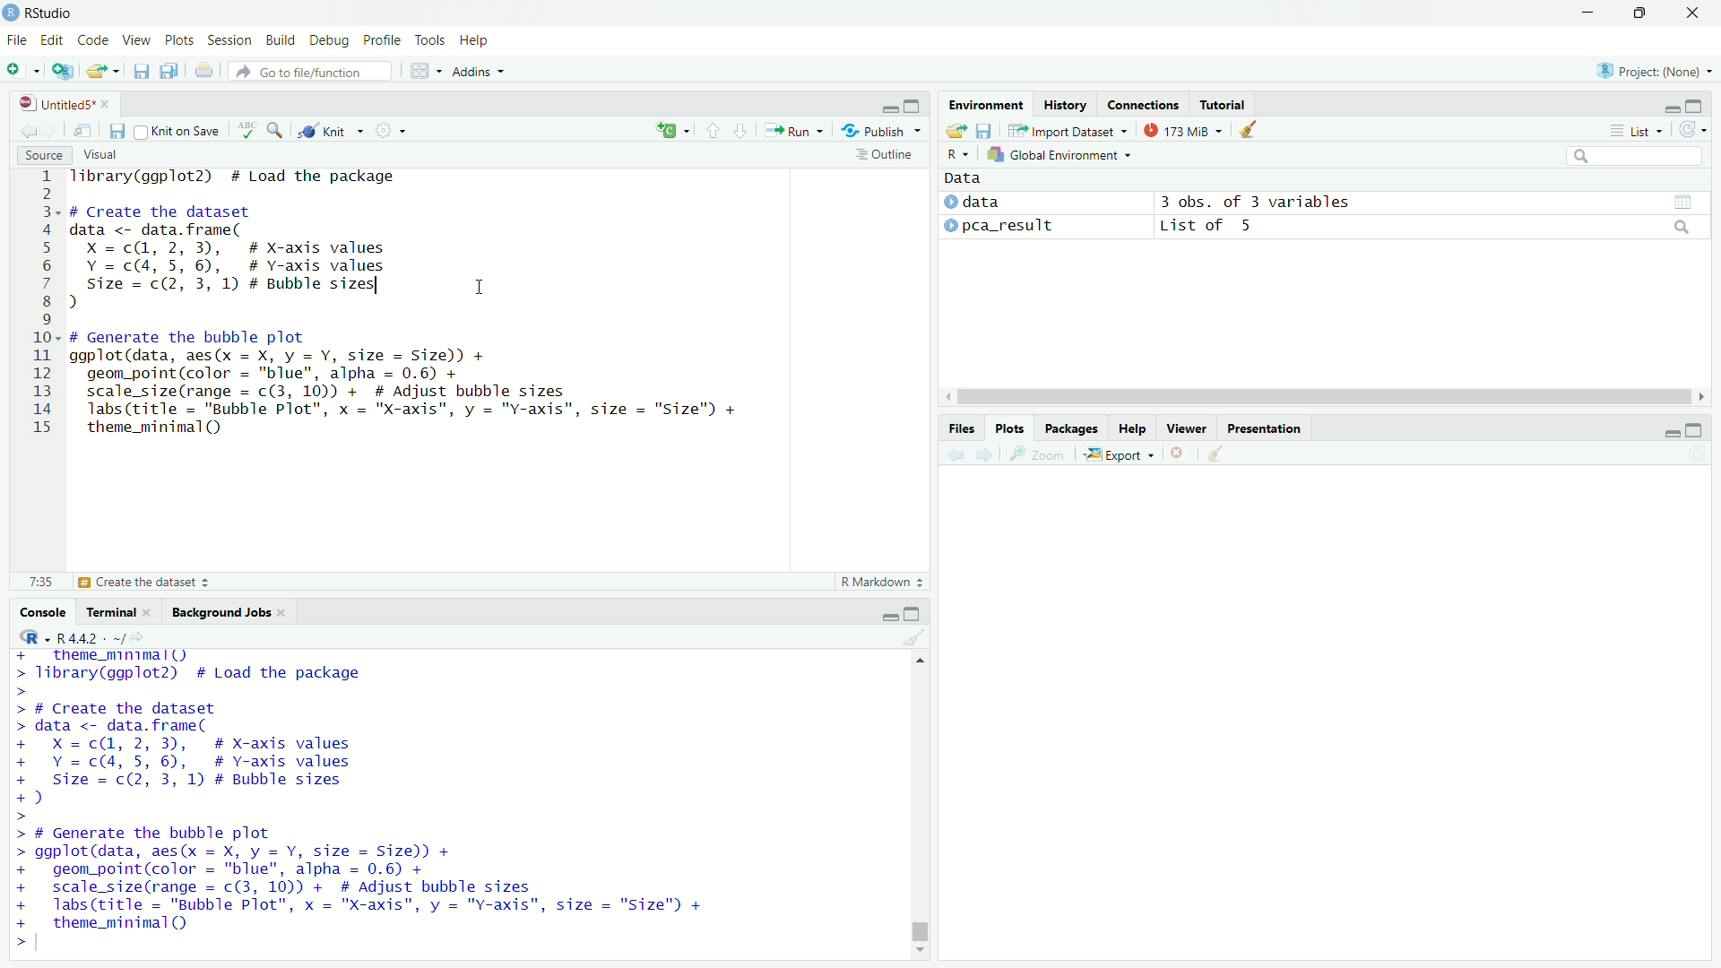 The height and width of the screenshot is (968, 1721). I want to click on previous plot, so click(954, 454).